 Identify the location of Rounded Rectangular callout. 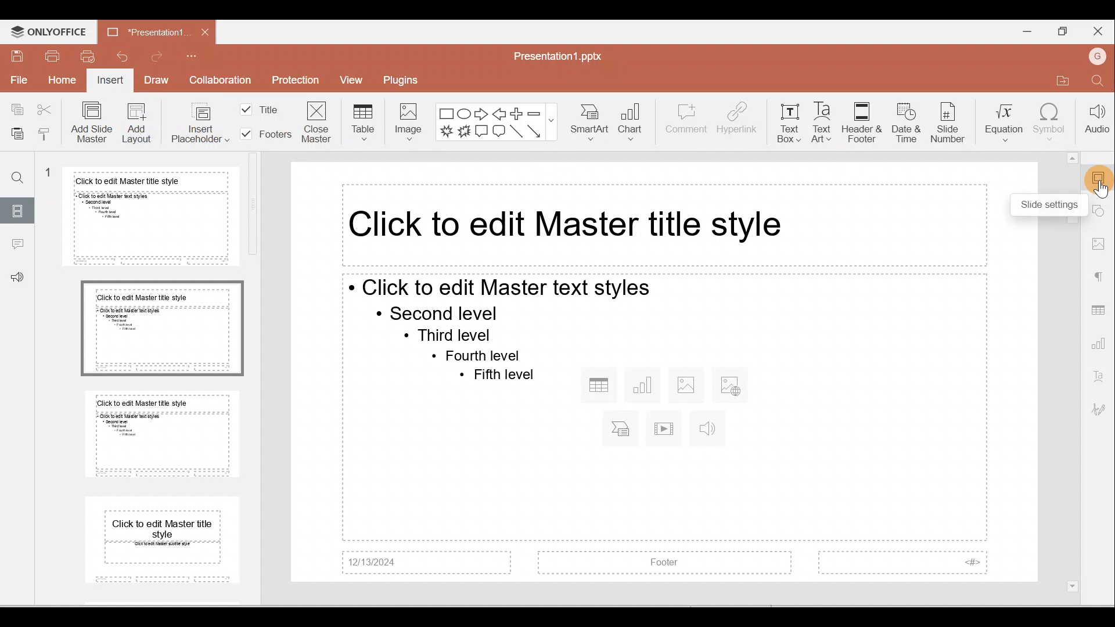
(499, 132).